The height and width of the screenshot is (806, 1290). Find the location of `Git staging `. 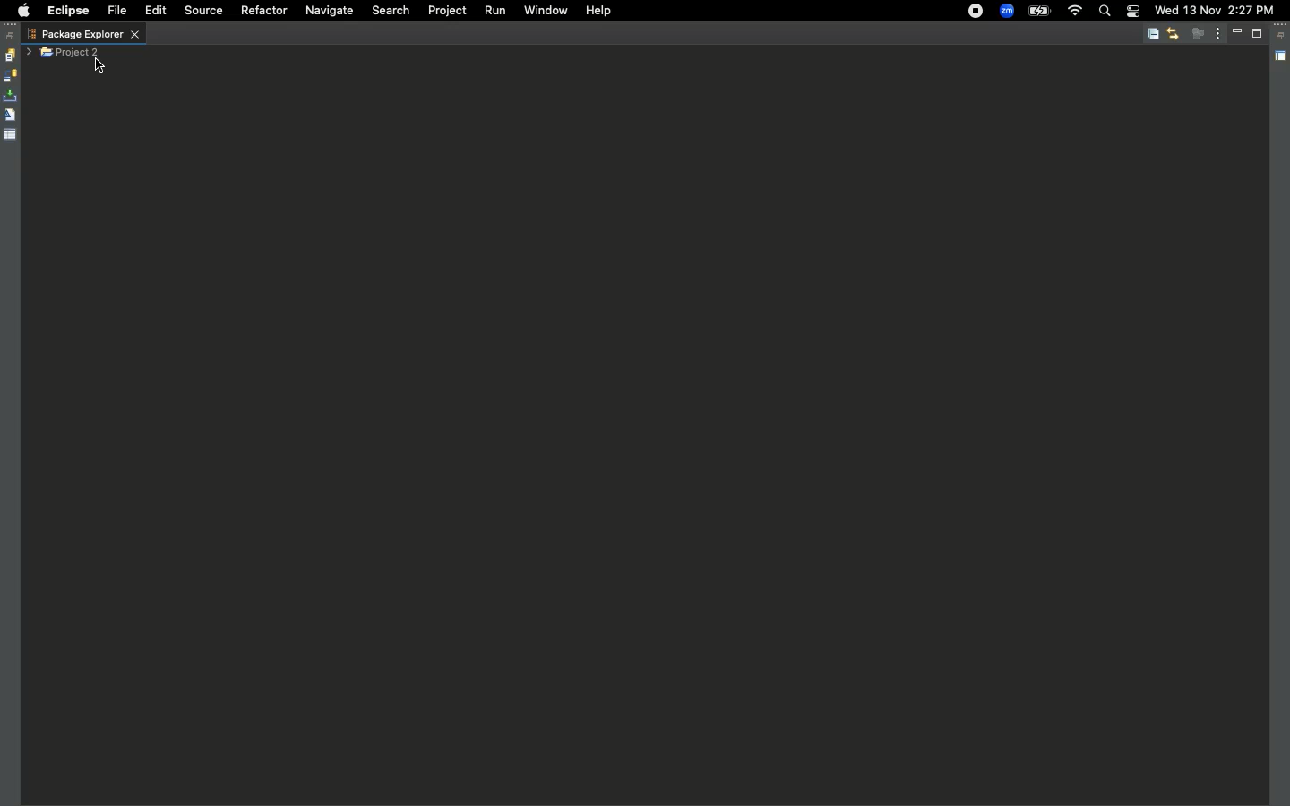

Git staging  is located at coordinates (12, 96).